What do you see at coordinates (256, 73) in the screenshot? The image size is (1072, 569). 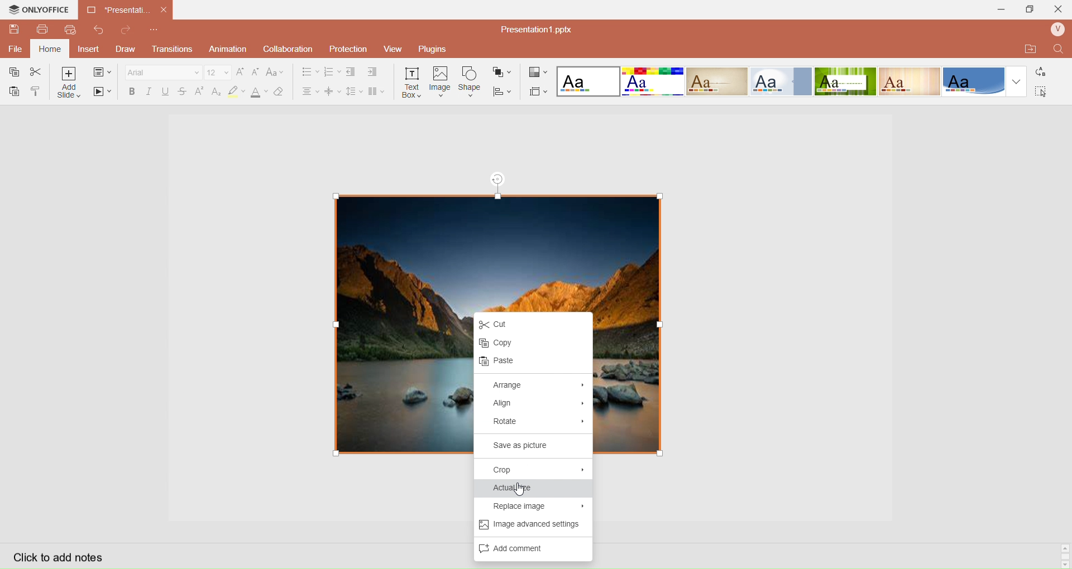 I see `Decrease Font Size` at bounding box center [256, 73].